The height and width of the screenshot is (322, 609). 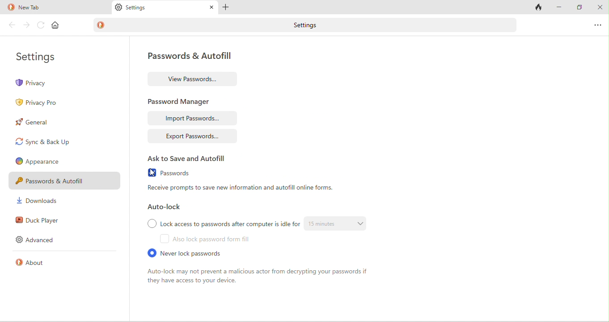 I want to click on import passwords, so click(x=195, y=119).